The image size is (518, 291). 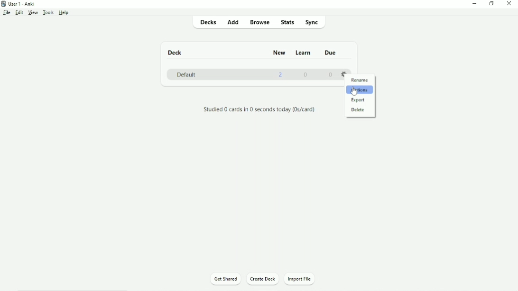 What do you see at coordinates (49, 12) in the screenshot?
I see `Tools` at bounding box center [49, 12].